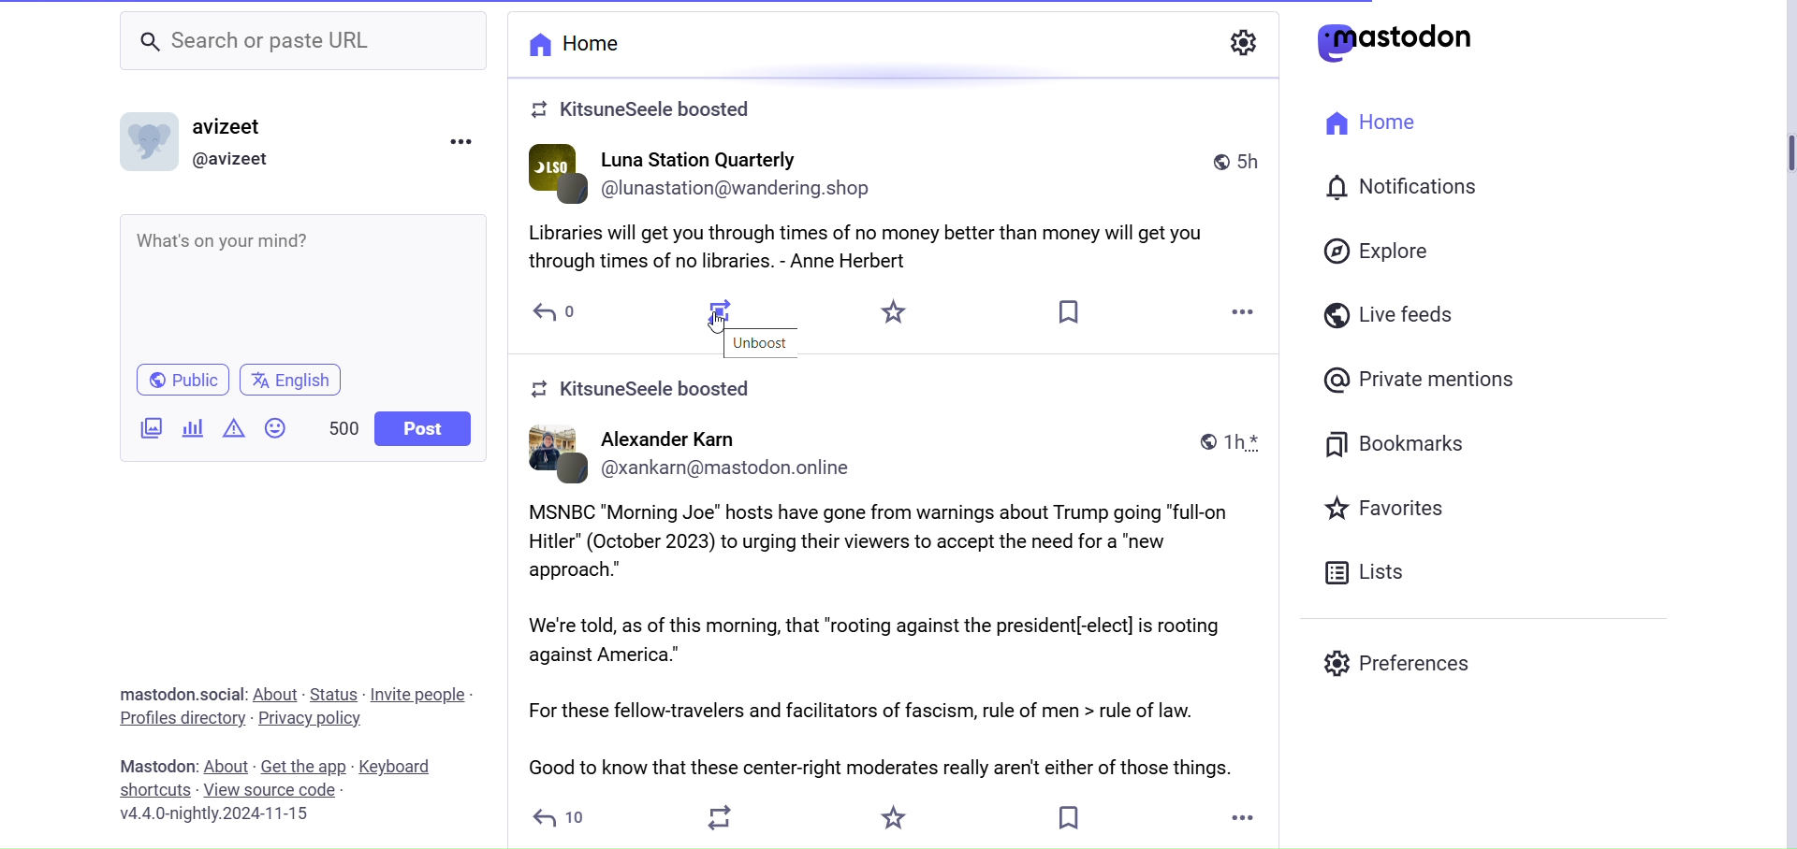  I want to click on Favorite, so click(898, 817).